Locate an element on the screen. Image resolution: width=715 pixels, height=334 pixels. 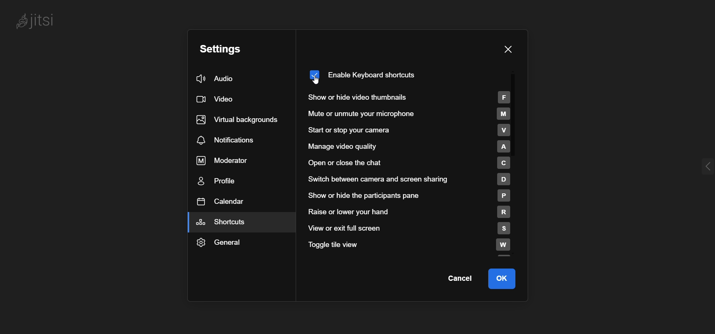
profile is located at coordinates (222, 180).